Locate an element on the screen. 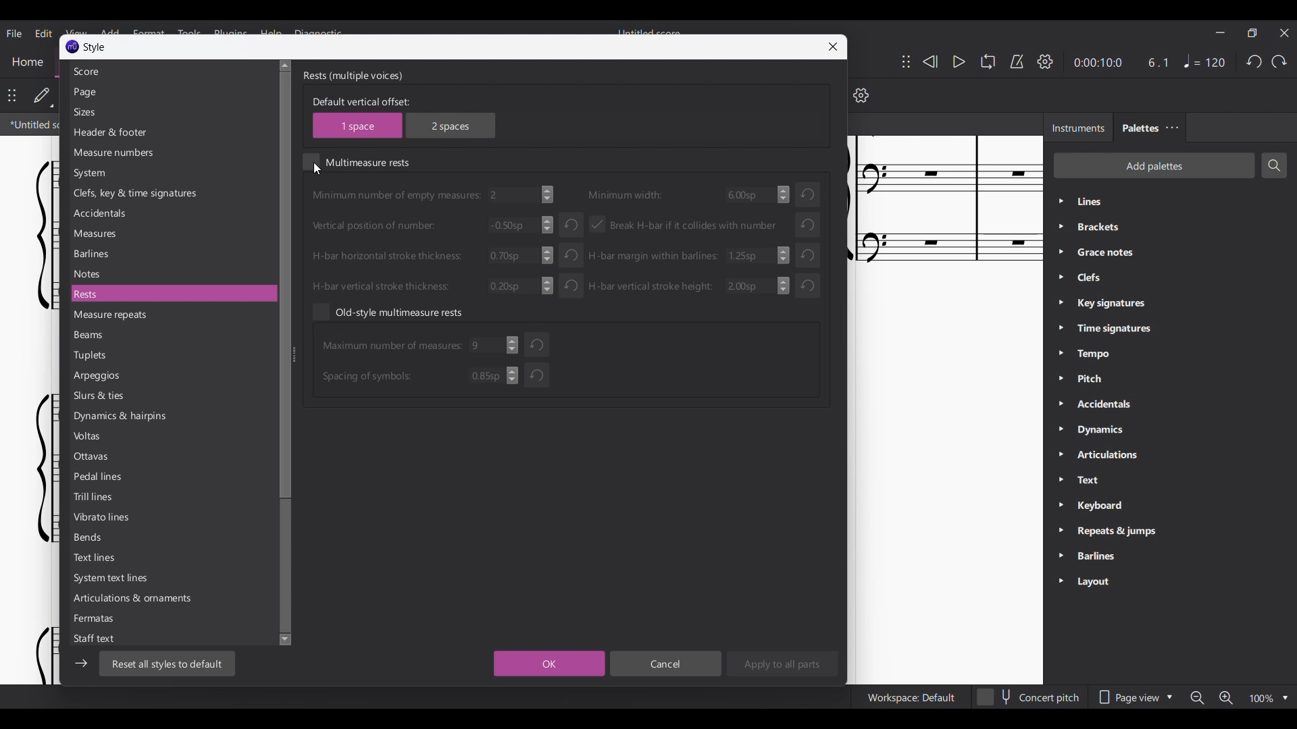 This screenshot has height=729, width=1297. Slurs and ties is located at coordinates (171, 396).